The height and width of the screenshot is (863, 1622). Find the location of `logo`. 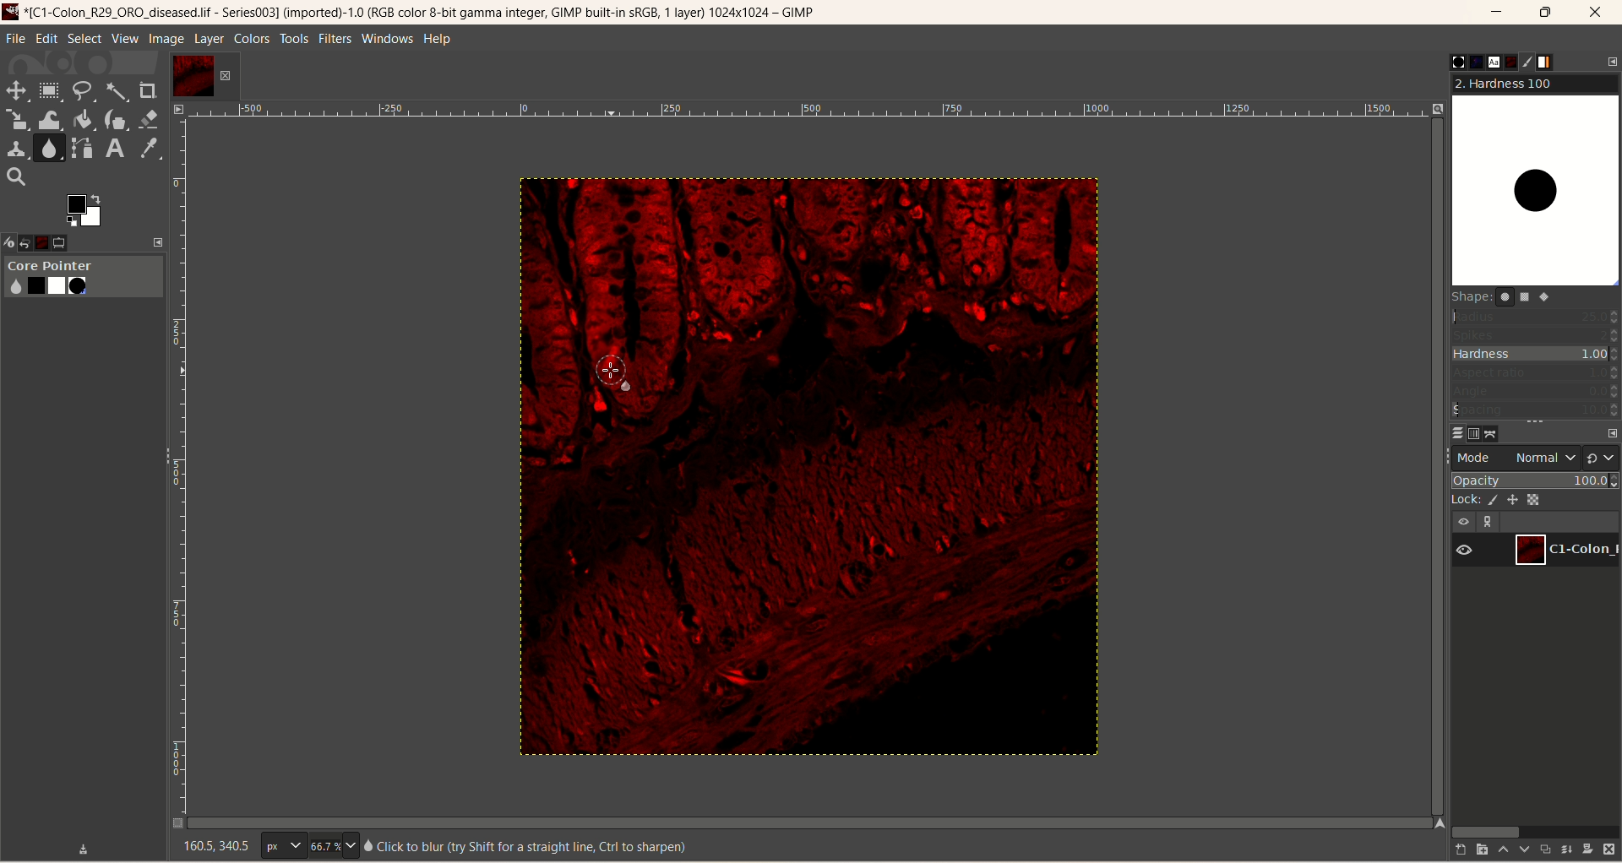

logo is located at coordinates (13, 11).